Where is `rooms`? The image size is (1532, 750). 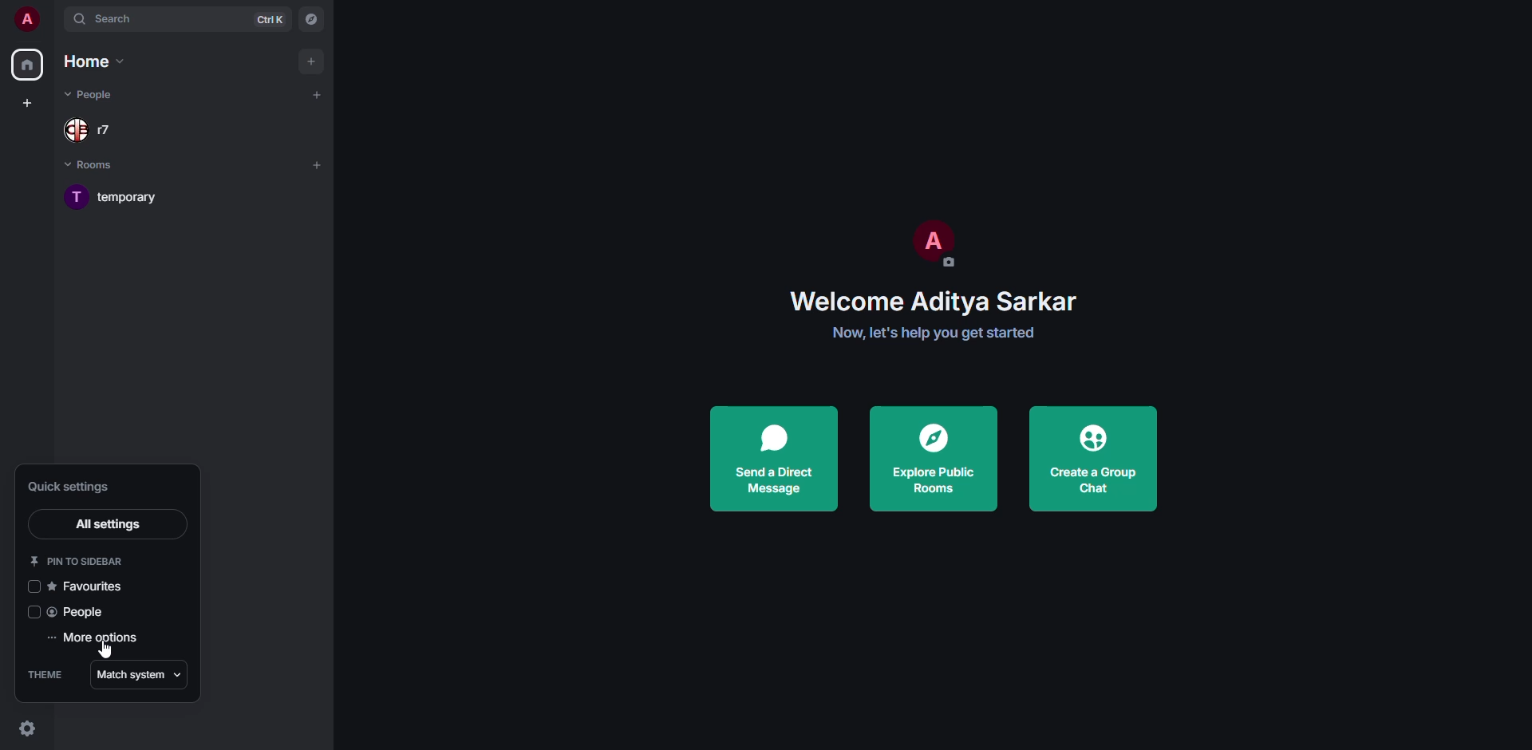
rooms is located at coordinates (99, 167).